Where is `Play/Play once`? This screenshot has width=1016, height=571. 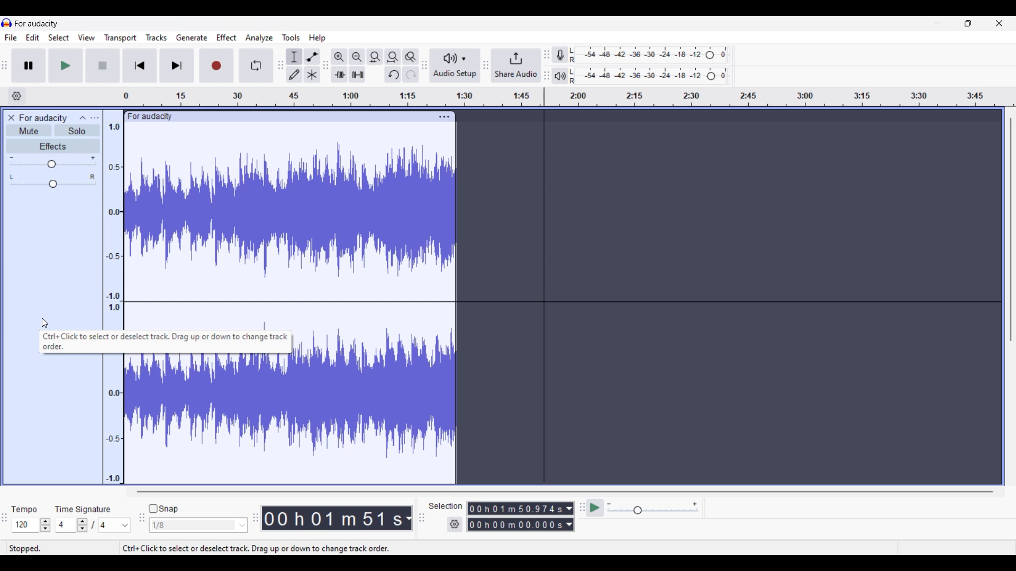 Play/Play once is located at coordinates (66, 66).